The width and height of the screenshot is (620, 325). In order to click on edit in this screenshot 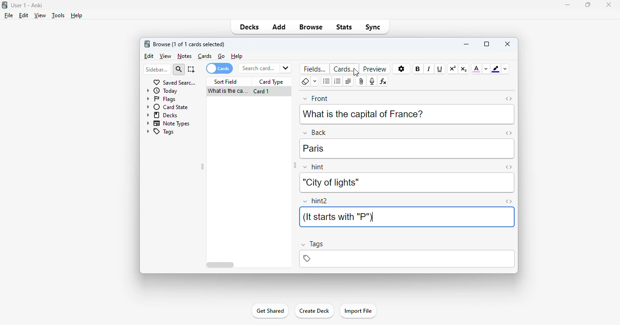, I will do `click(24, 15)`.